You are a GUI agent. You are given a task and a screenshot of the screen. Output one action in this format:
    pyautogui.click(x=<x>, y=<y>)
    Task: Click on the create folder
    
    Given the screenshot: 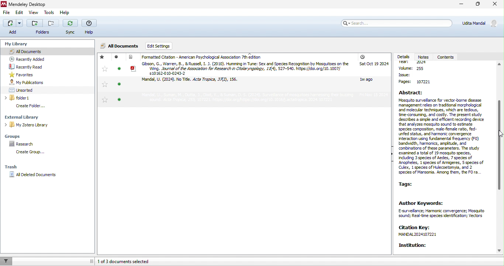 What is the action you would take?
    pyautogui.click(x=37, y=106)
    